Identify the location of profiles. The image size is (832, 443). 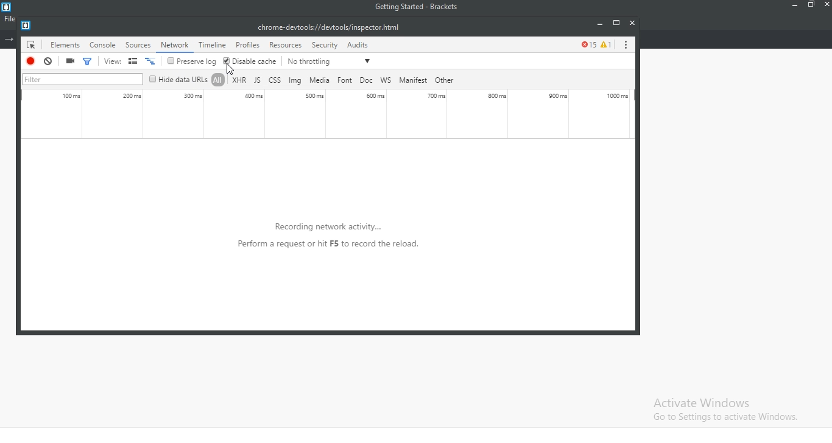
(247, 46).